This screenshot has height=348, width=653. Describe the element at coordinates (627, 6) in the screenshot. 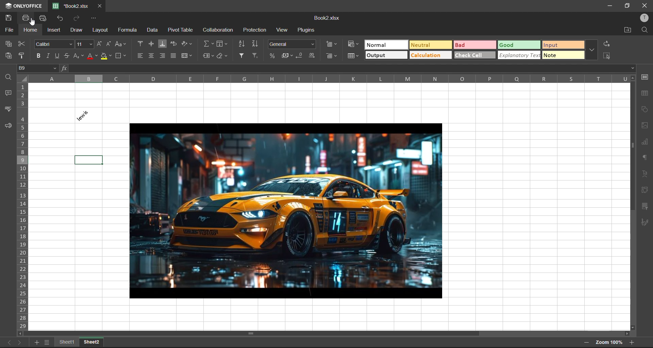

I see `maximize` at that location.